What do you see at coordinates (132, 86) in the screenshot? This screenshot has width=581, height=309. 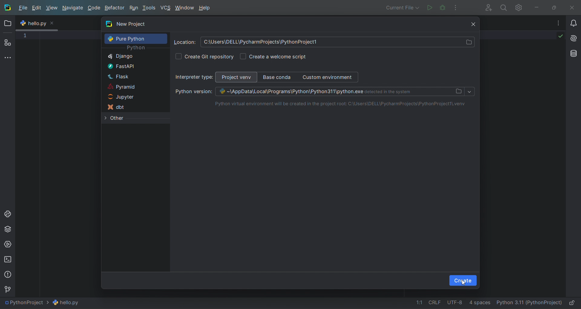 I see `pyramid` at bounding box center [132, 86].